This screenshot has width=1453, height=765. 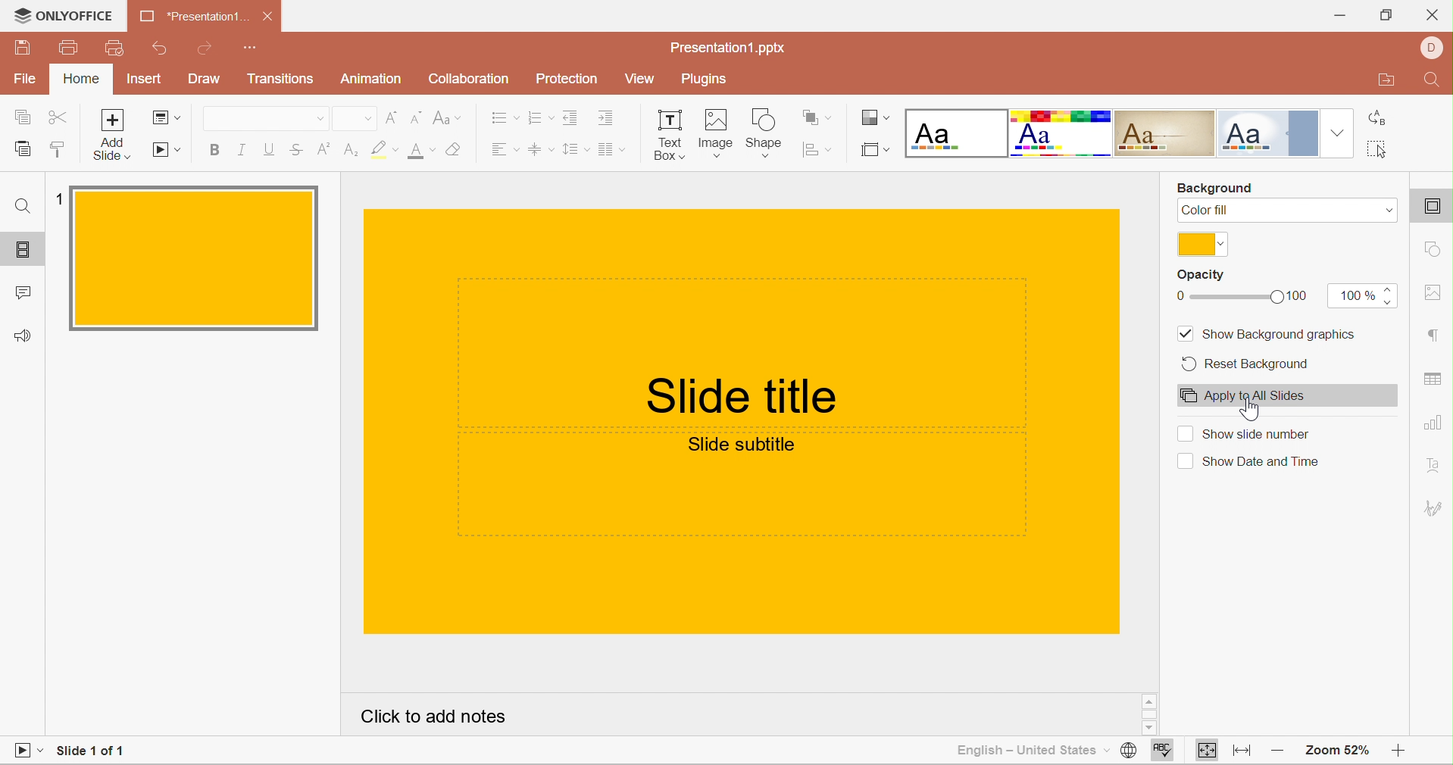 I want to click on Font, so click(x=244, y=119).